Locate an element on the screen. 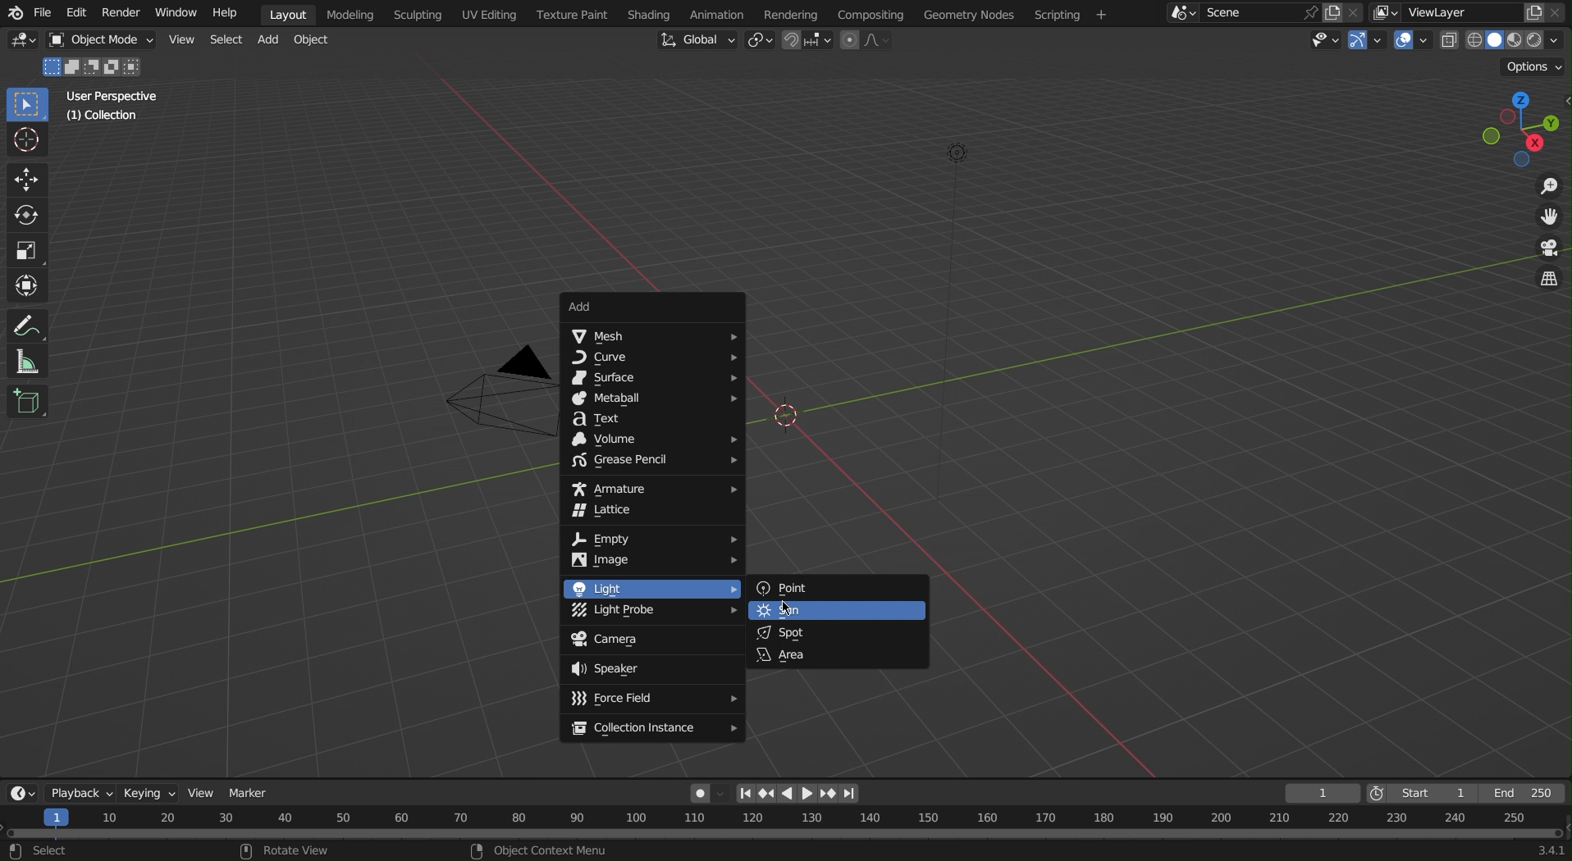  Show Gizmos is located at coordinates (1369, 43).